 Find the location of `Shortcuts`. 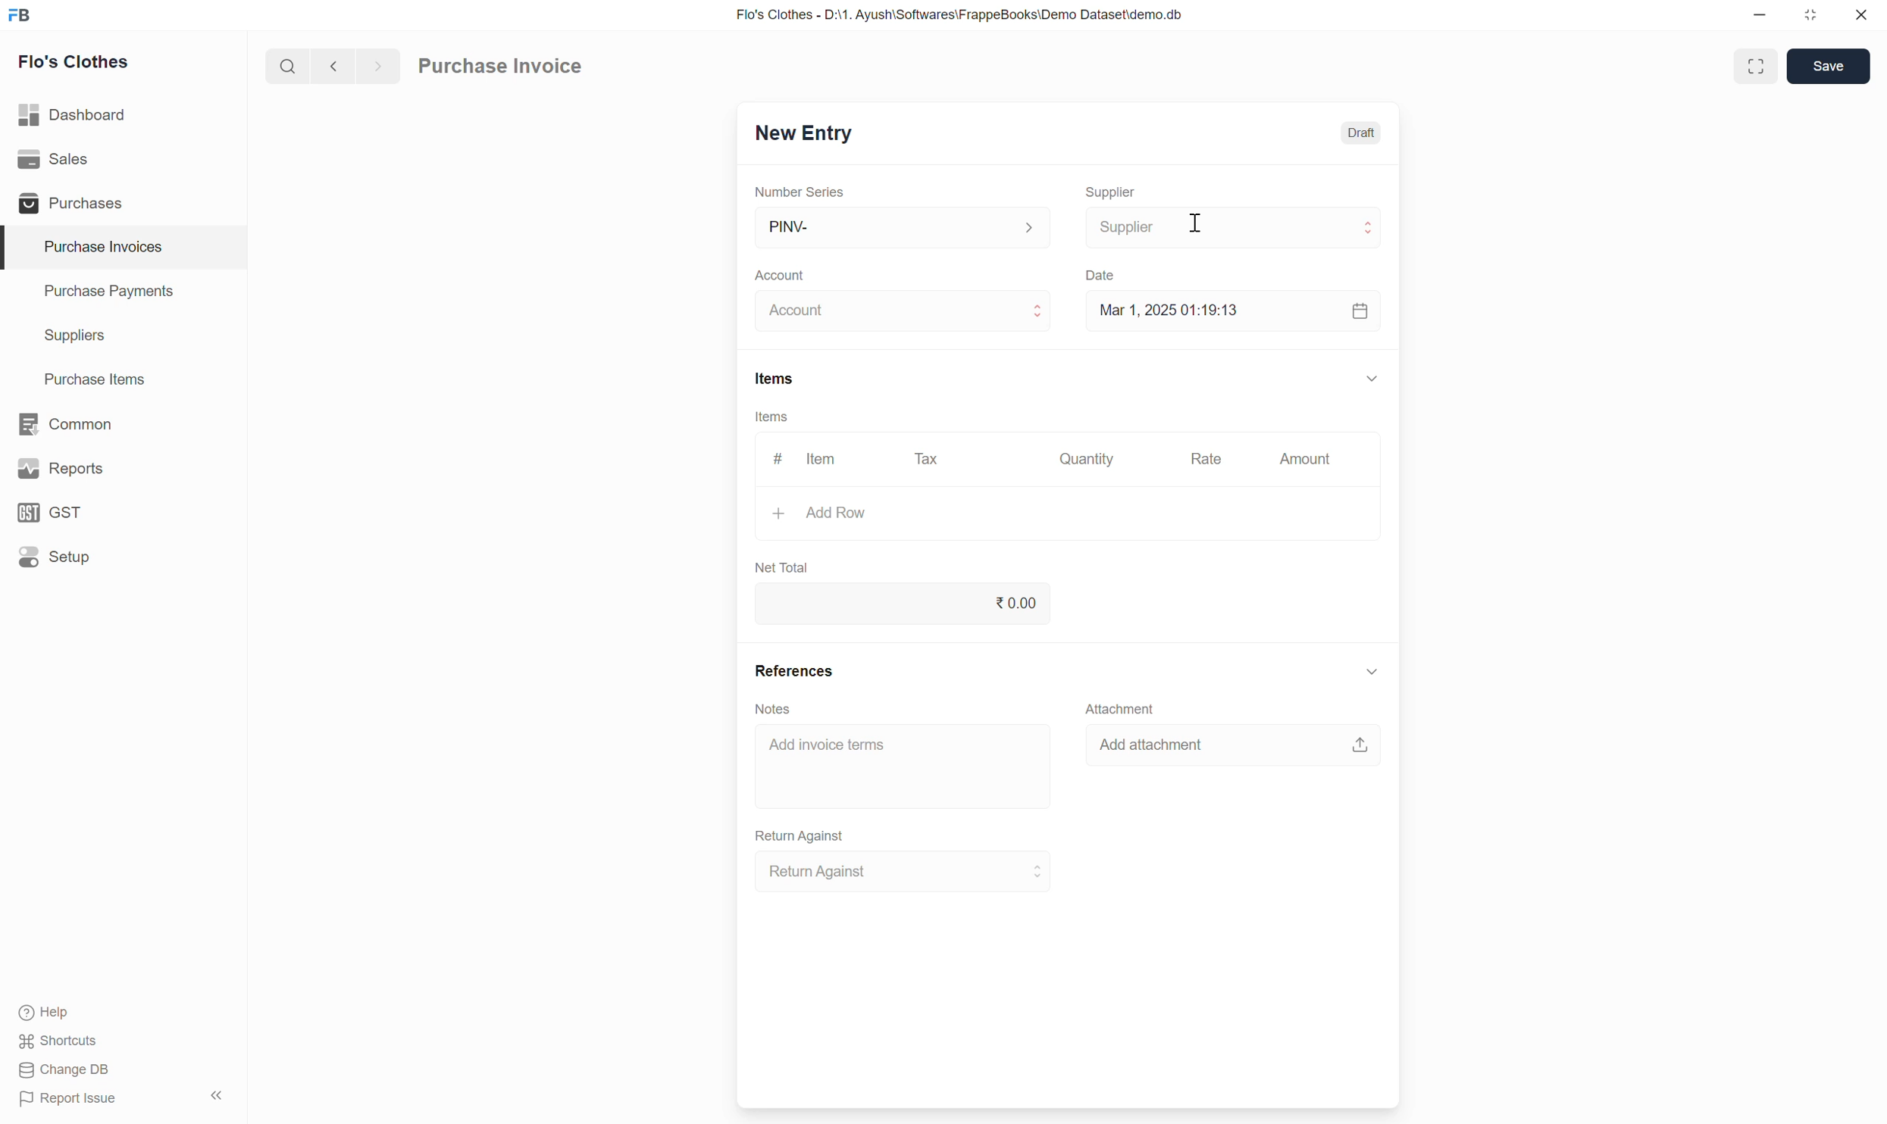

Shortcuts is located at coordinates (60, 1043).